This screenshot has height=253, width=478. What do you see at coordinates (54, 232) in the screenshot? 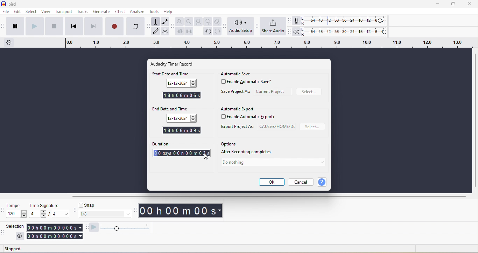
I see `selection` at bounding box center [54, 232].